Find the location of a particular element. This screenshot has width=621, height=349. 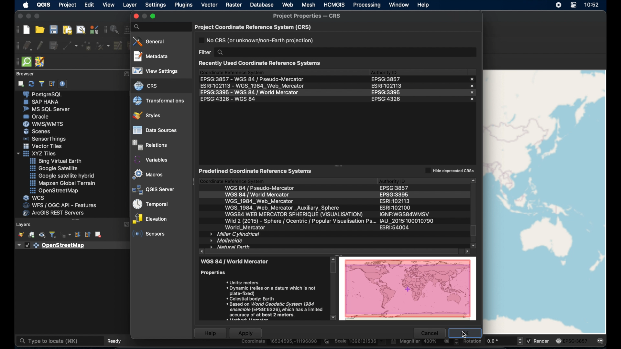

database is located at coordinates (262, 5).